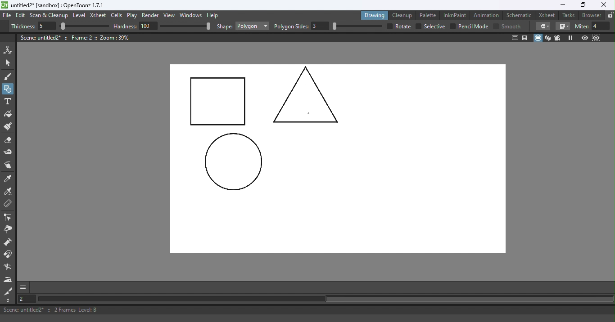 This screenshot has height=322, width=615. What do you see at coordinates (307, 310) in the screenshot?
I see `Status bar` at bounding box center [307, 310].